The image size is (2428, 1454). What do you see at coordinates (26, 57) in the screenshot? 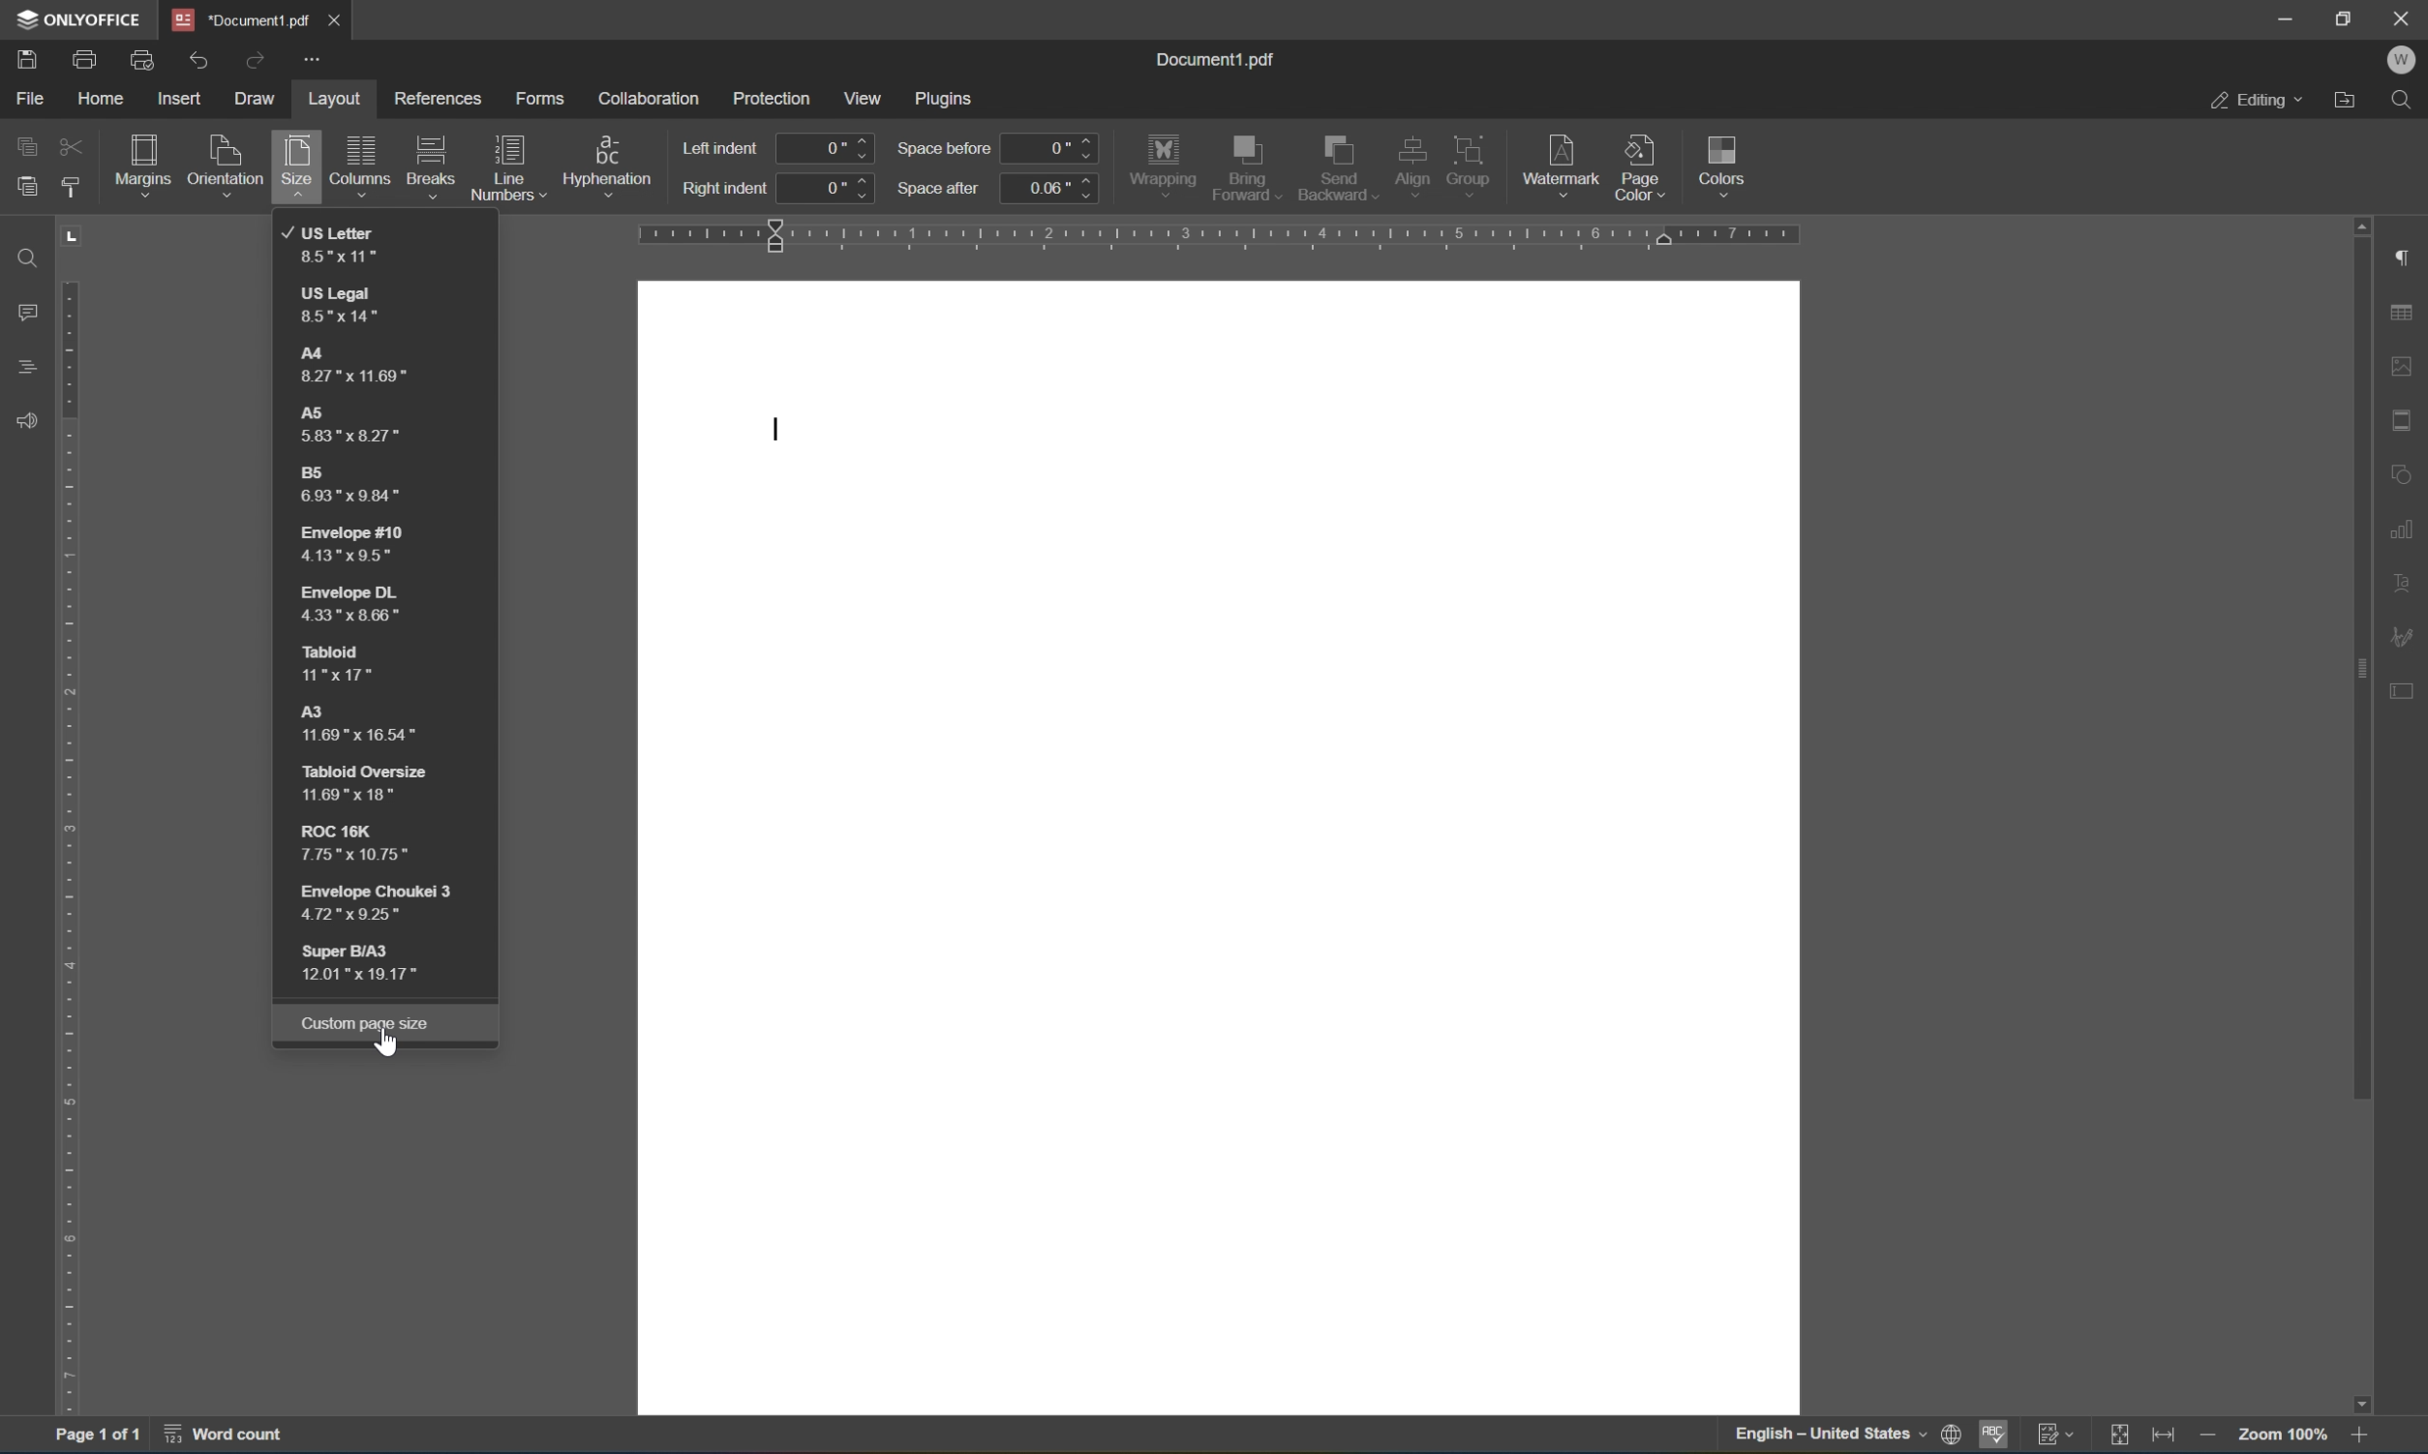
I see `save` at bounding box center [26, 57].